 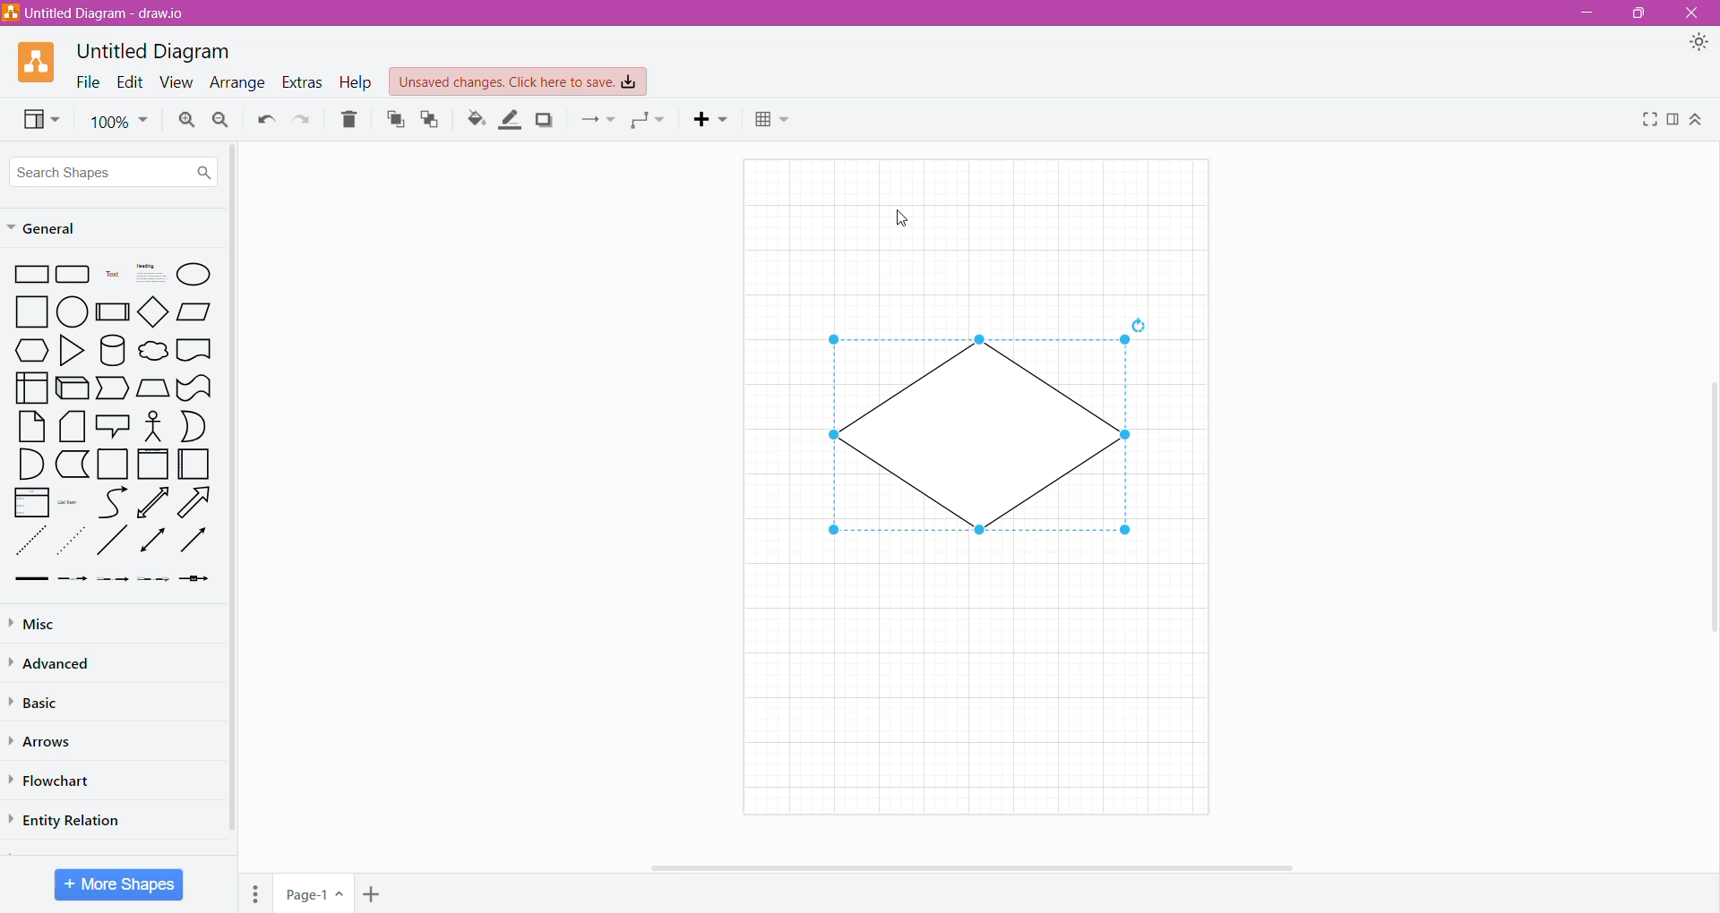 What do you see at coordinates (113, 351) in the screenshot?
I see `Cylinder` at bounding box center [113, 351].